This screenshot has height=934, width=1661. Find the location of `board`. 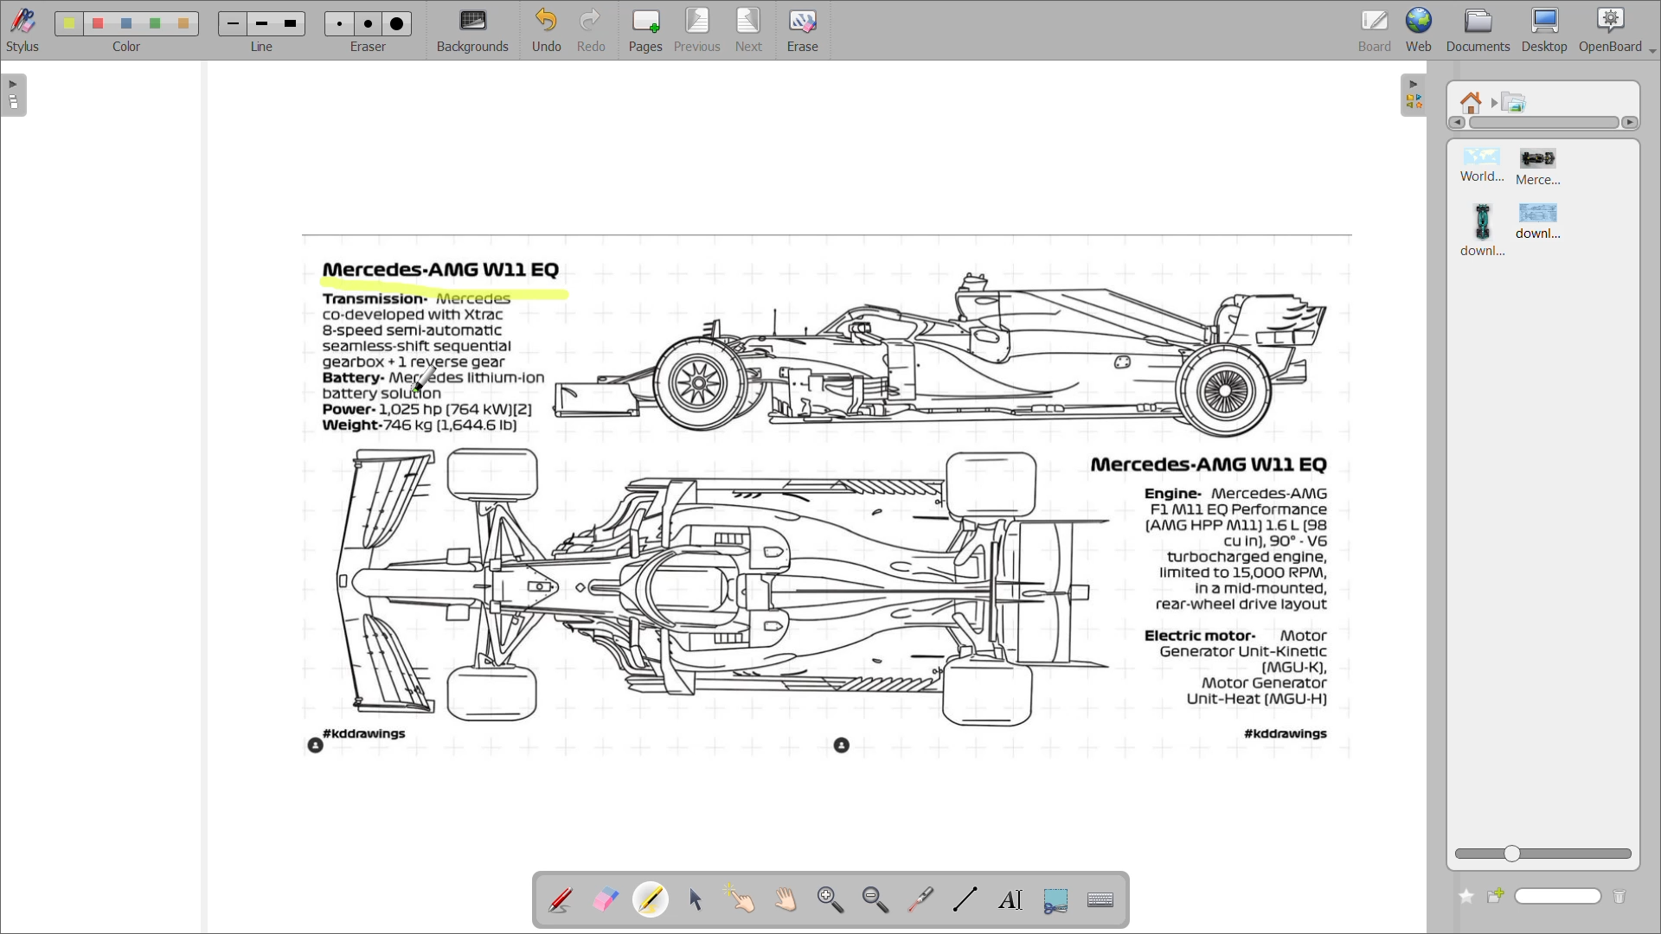

board is located at coordinates (1375, 30).